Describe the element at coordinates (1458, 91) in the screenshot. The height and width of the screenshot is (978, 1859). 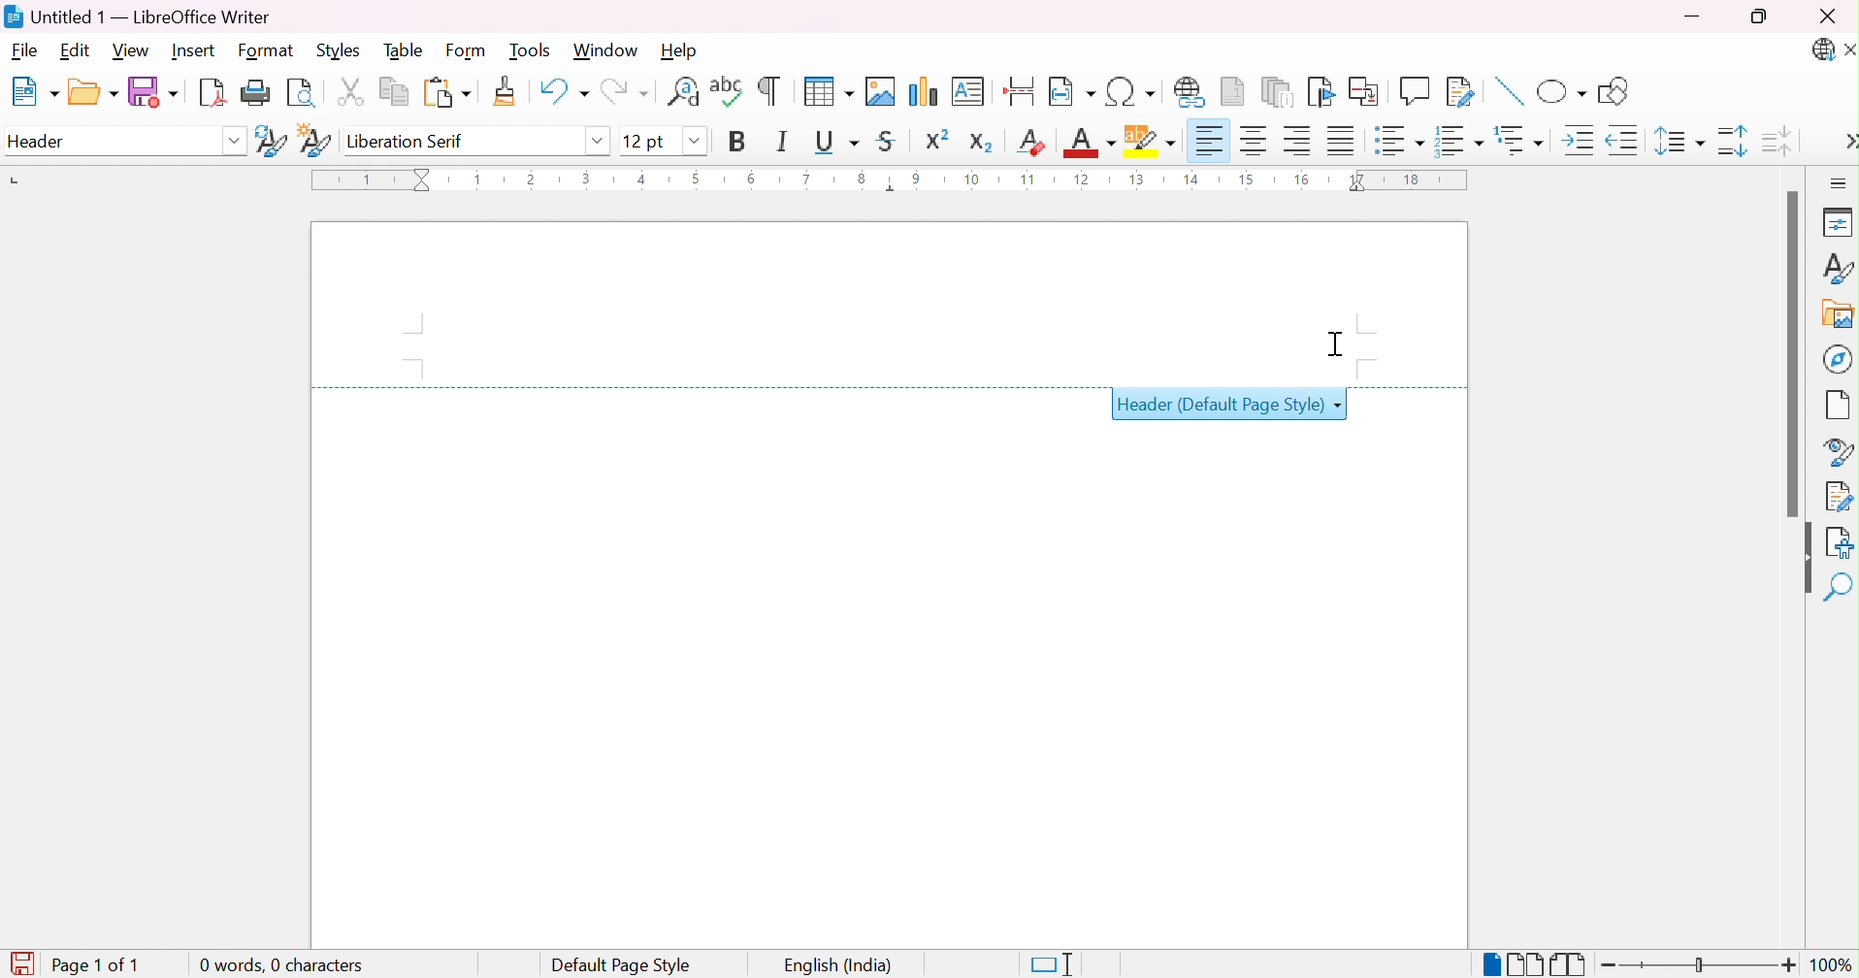
I see `Show track changes functions` at that location.